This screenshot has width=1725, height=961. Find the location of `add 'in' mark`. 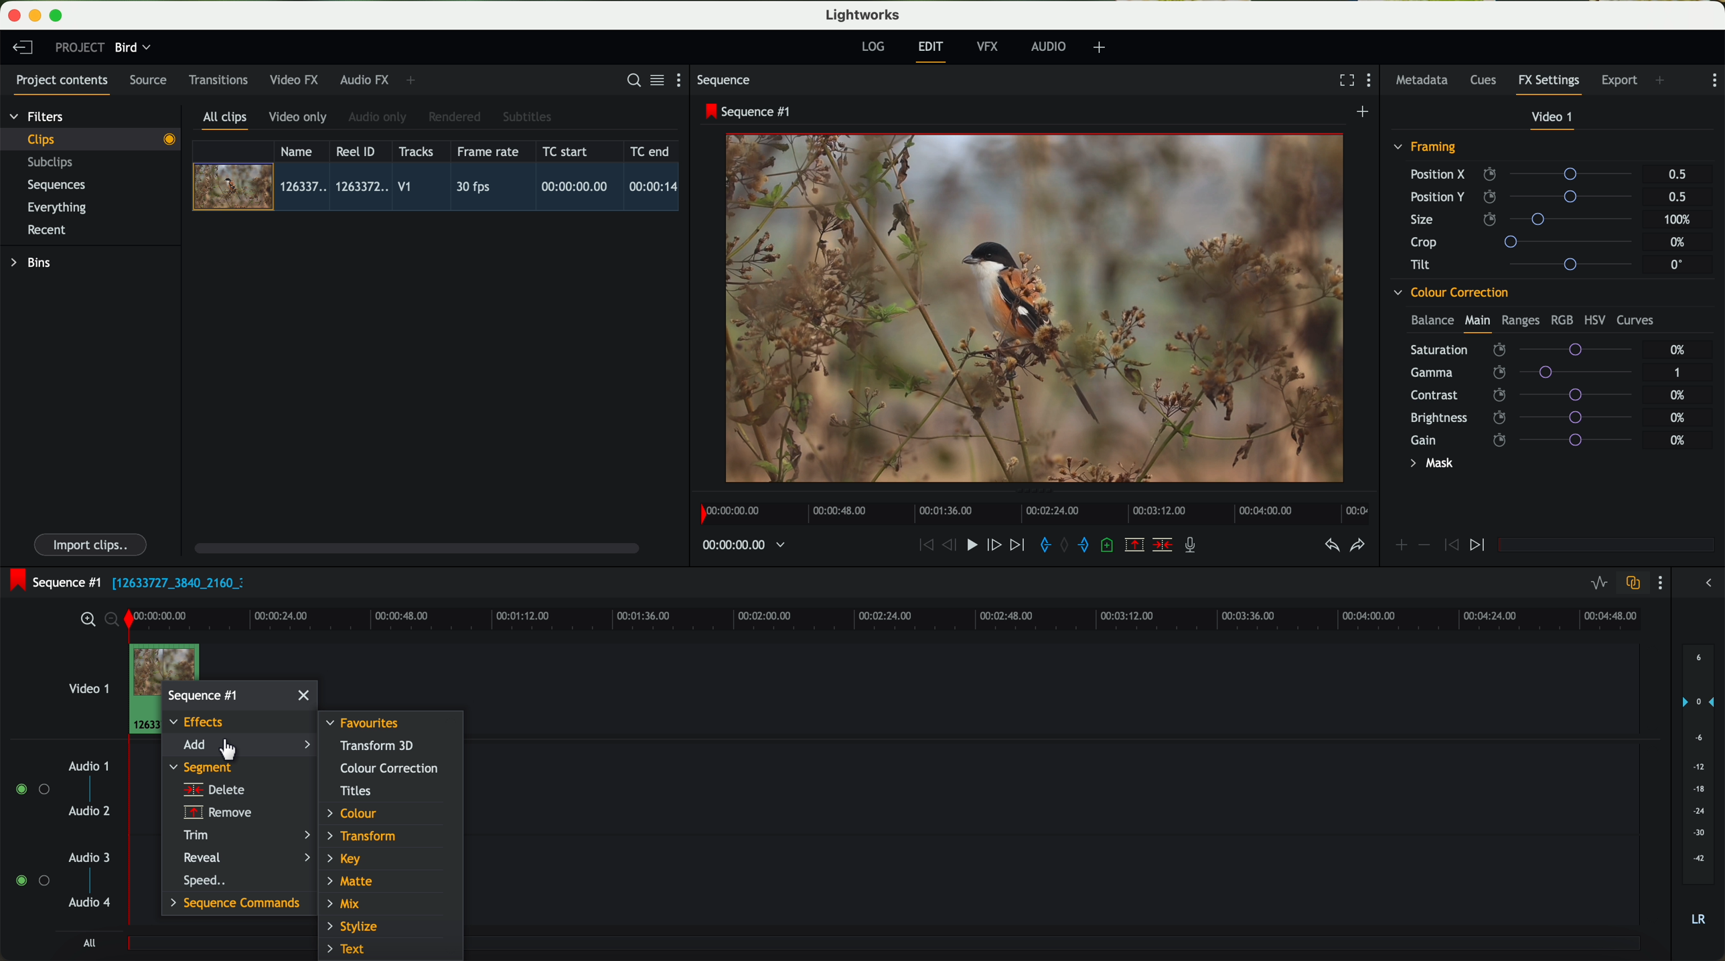

add 'in' mark is located at coordinates (1041, 547).